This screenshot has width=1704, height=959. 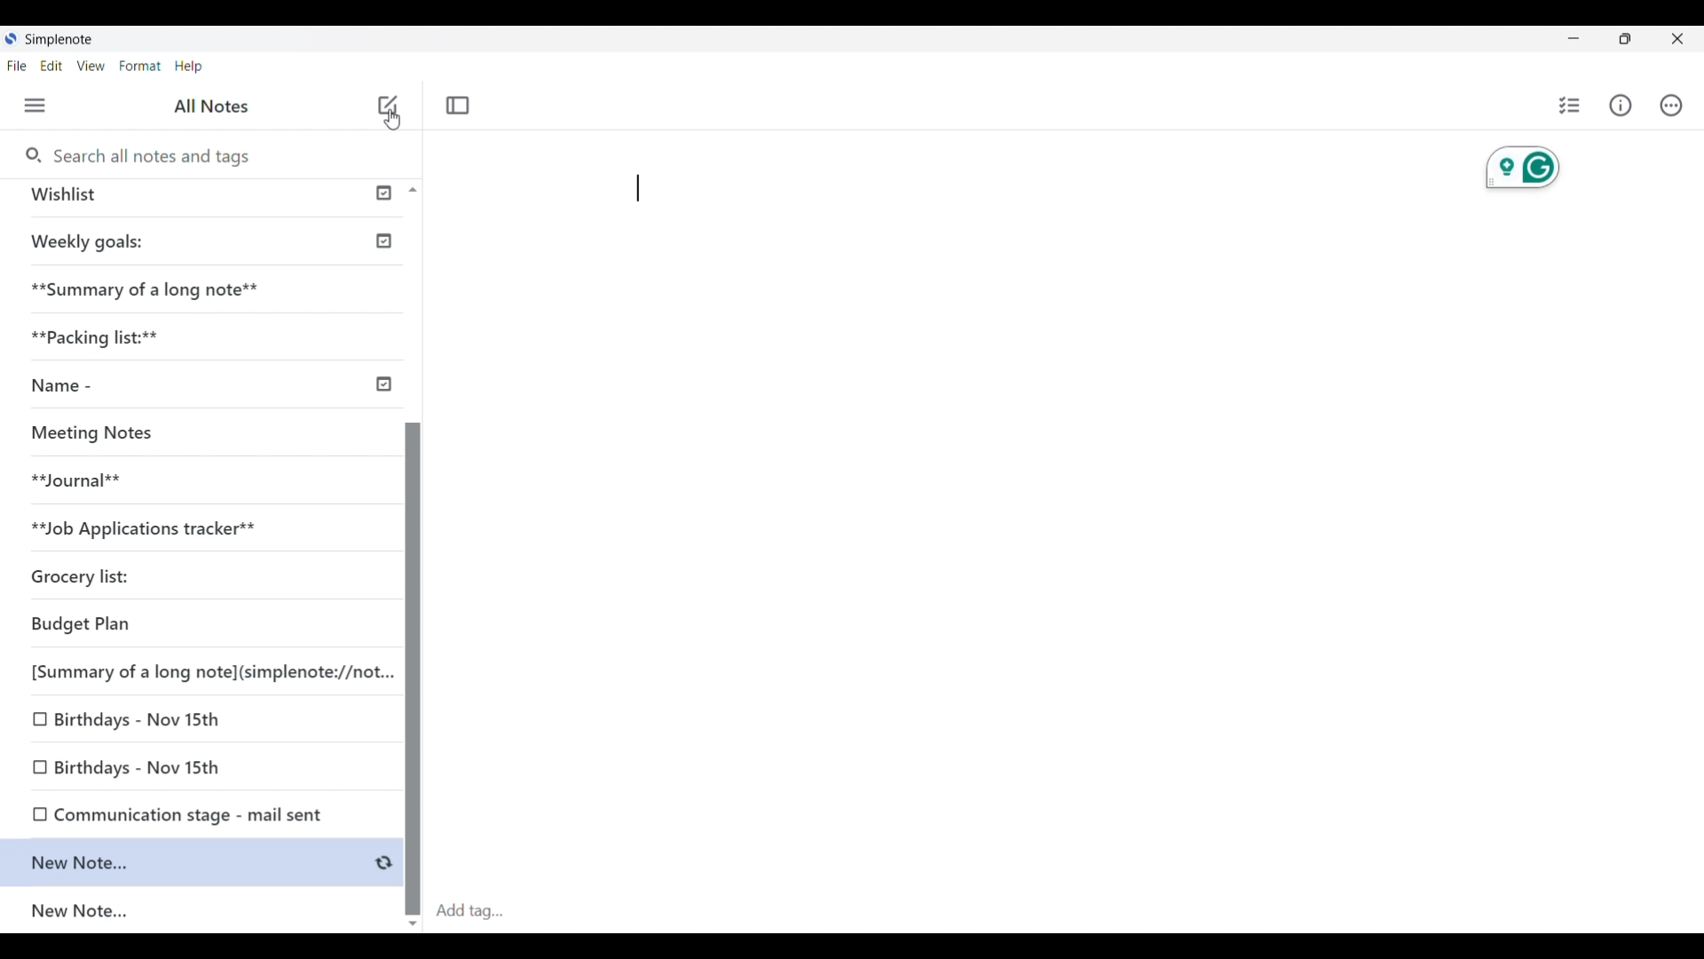 I want to click on Budget Plan, so click(x=94, y=627).